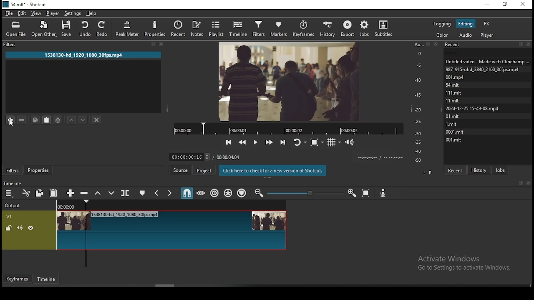  What do you see at coordinates (38, 170) in the screenshot?
I see `properties` at bounding box center [38, 170].